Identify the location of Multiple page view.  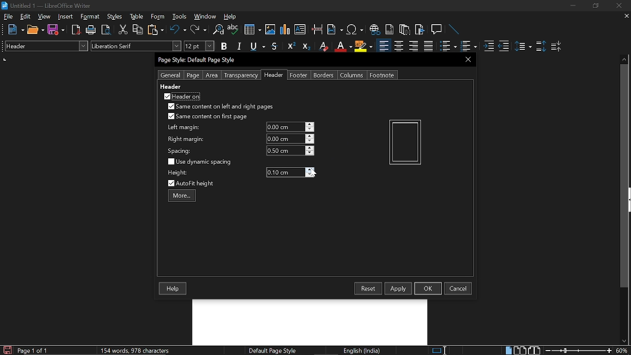
(520, 351).